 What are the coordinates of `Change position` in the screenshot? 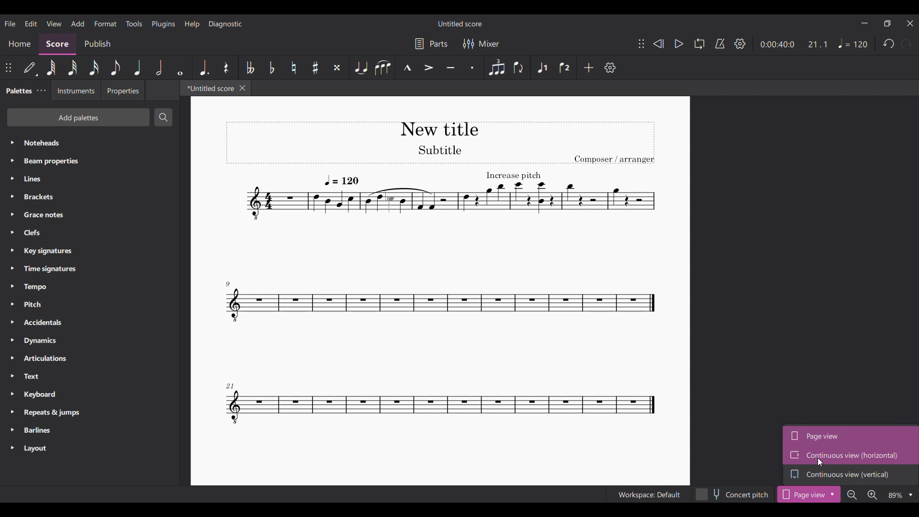 It's located at (8, 67).